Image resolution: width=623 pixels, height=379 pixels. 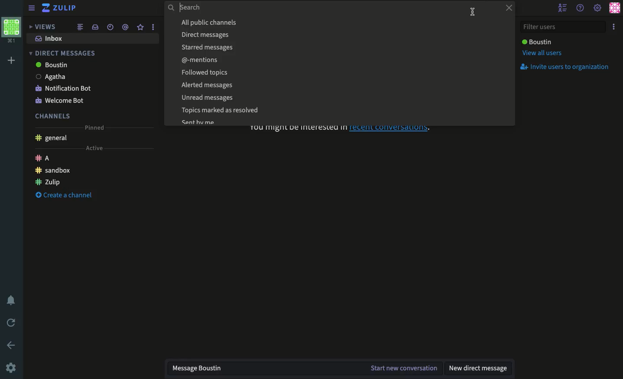 What do you see at coordinates (12, 31) in the screenshot?
I see `Profile` at bounding box center [12, 31].